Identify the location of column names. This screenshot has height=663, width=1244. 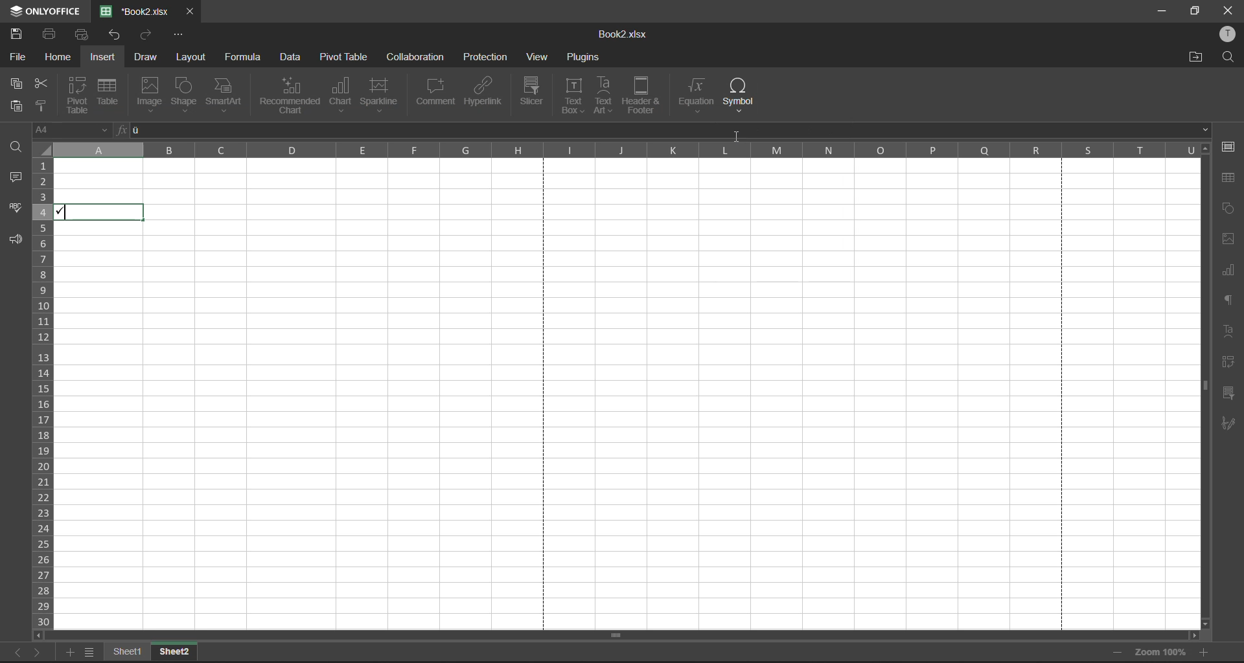
(625, 150).